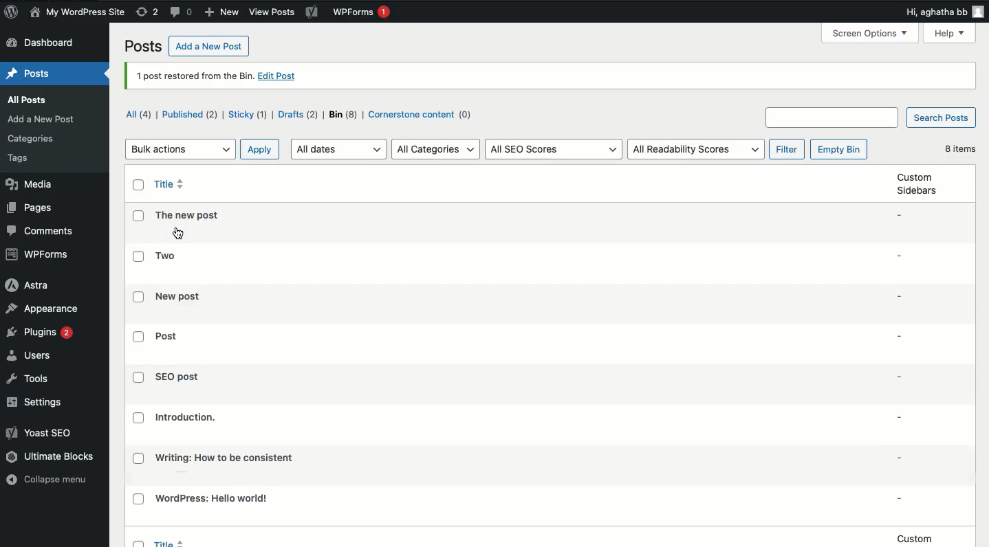 The height and width of the screenshot is (547, 989). What do you see at coordinates (30, 286) in the screenshot?
I see `Astra` at bounding box center [30, 286].